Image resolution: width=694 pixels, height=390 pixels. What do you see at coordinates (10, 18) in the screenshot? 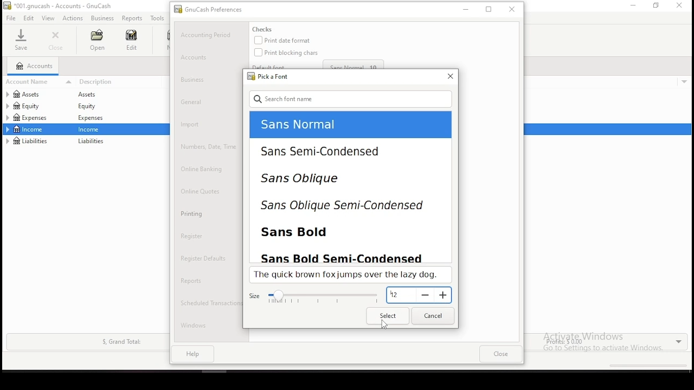
I see `file` at bounding box center [10, 18].